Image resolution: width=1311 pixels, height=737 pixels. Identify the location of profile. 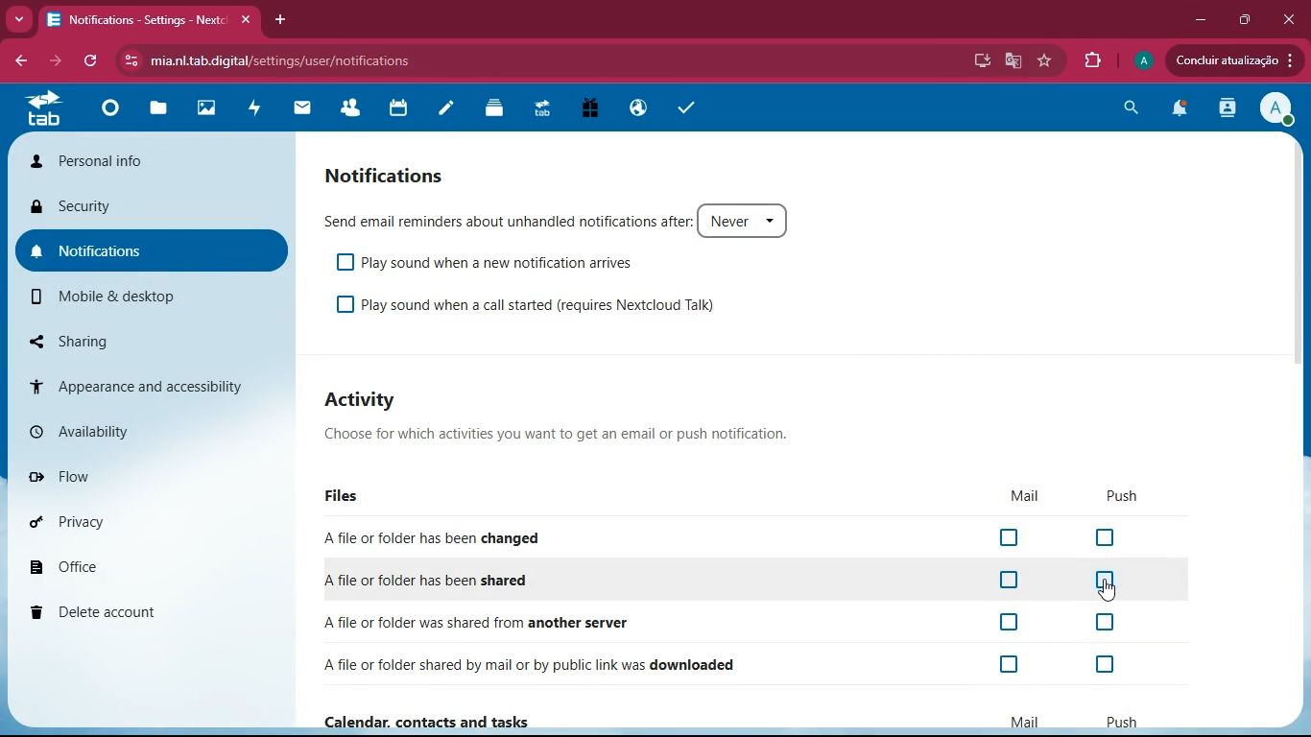
(1140, 60).